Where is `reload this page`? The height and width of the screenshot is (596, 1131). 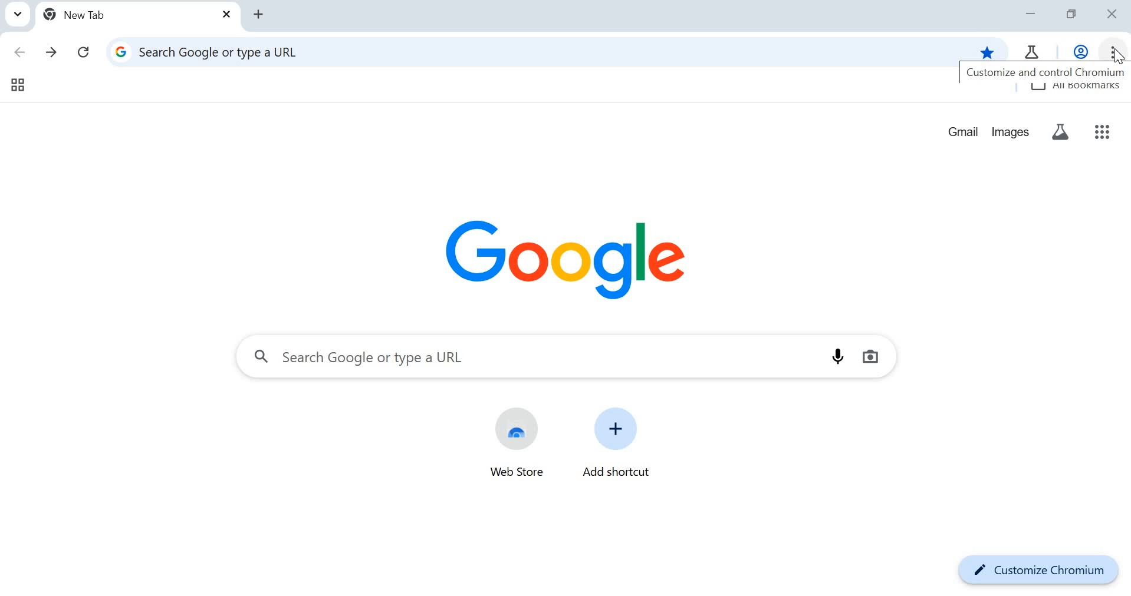 reload this page is located at coordinates (82, 51).